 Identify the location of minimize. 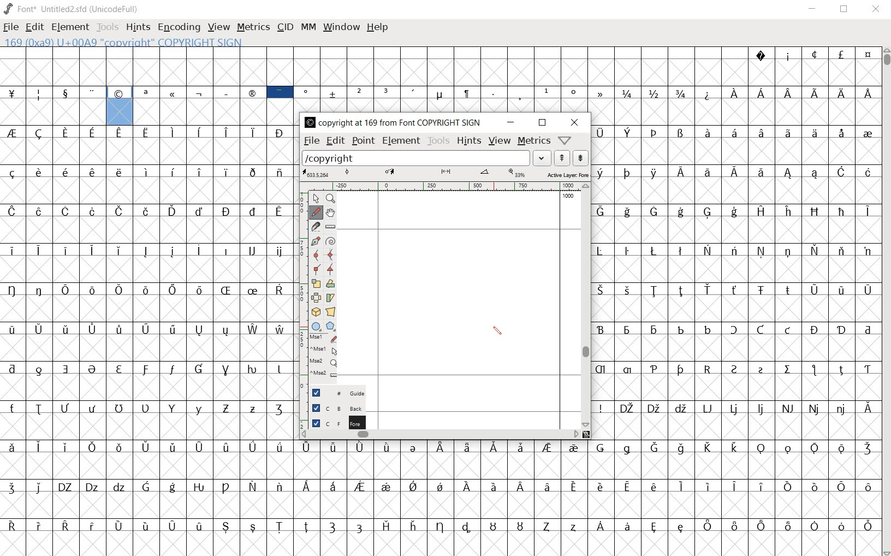
(510, 122).